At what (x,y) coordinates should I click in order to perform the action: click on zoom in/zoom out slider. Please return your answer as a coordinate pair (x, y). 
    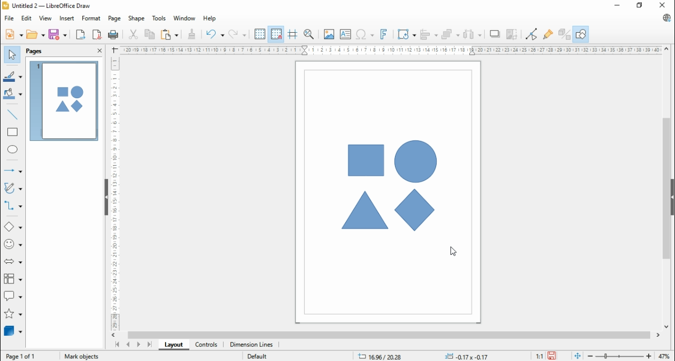
    Looking at the image, I should click on (619, 356).